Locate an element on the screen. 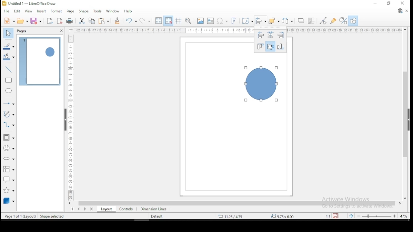  callout shapes is located at coordinates (9, 179).